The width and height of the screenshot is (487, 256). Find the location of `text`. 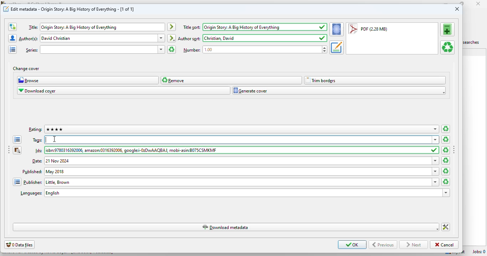

text is located at coordinates (38, 140).